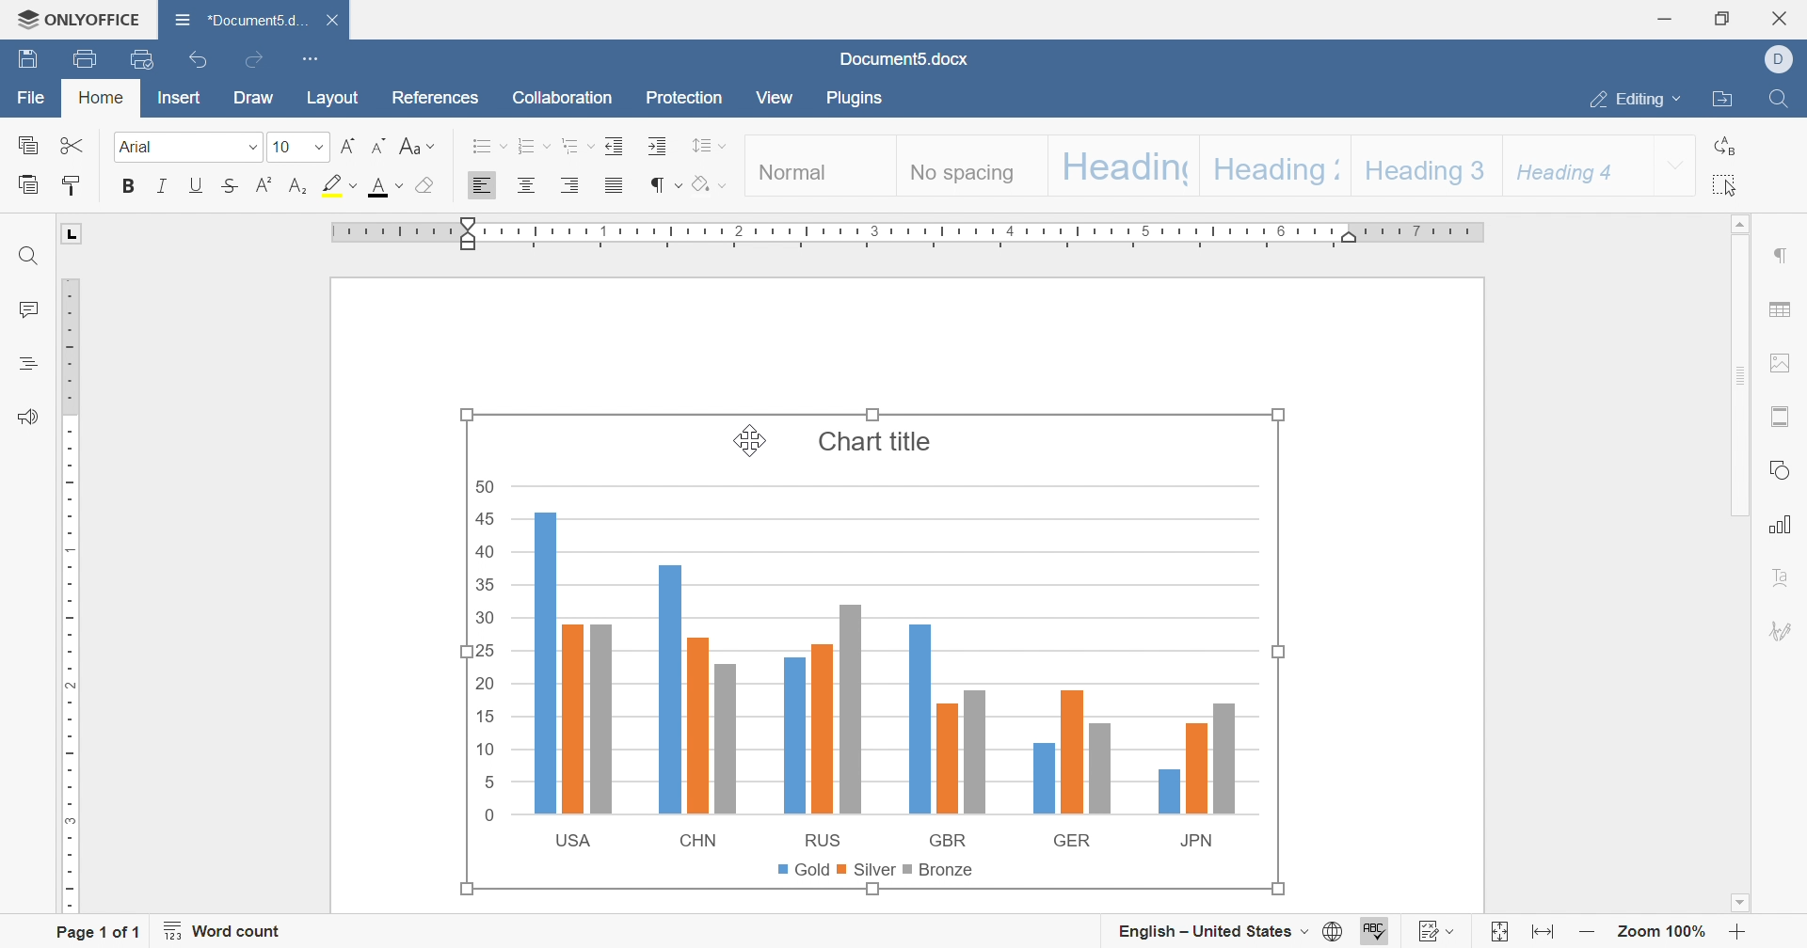 The image size is (1807, 948). Describe the element at coordinates (180, 96) in the screenshot. I see `insert` at that location.